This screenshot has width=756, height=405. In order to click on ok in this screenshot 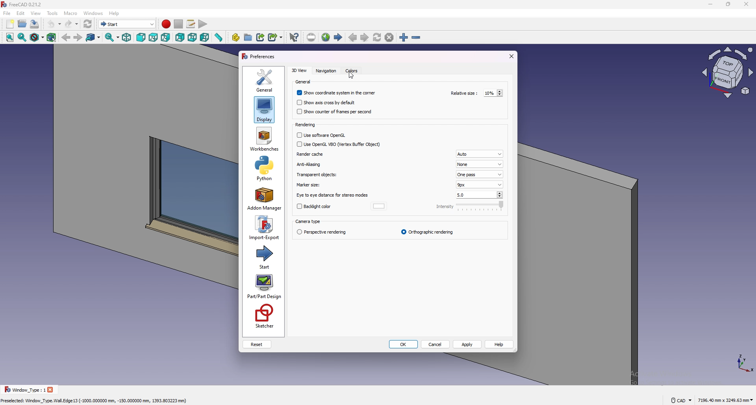, I will do `click(404, 345)`.